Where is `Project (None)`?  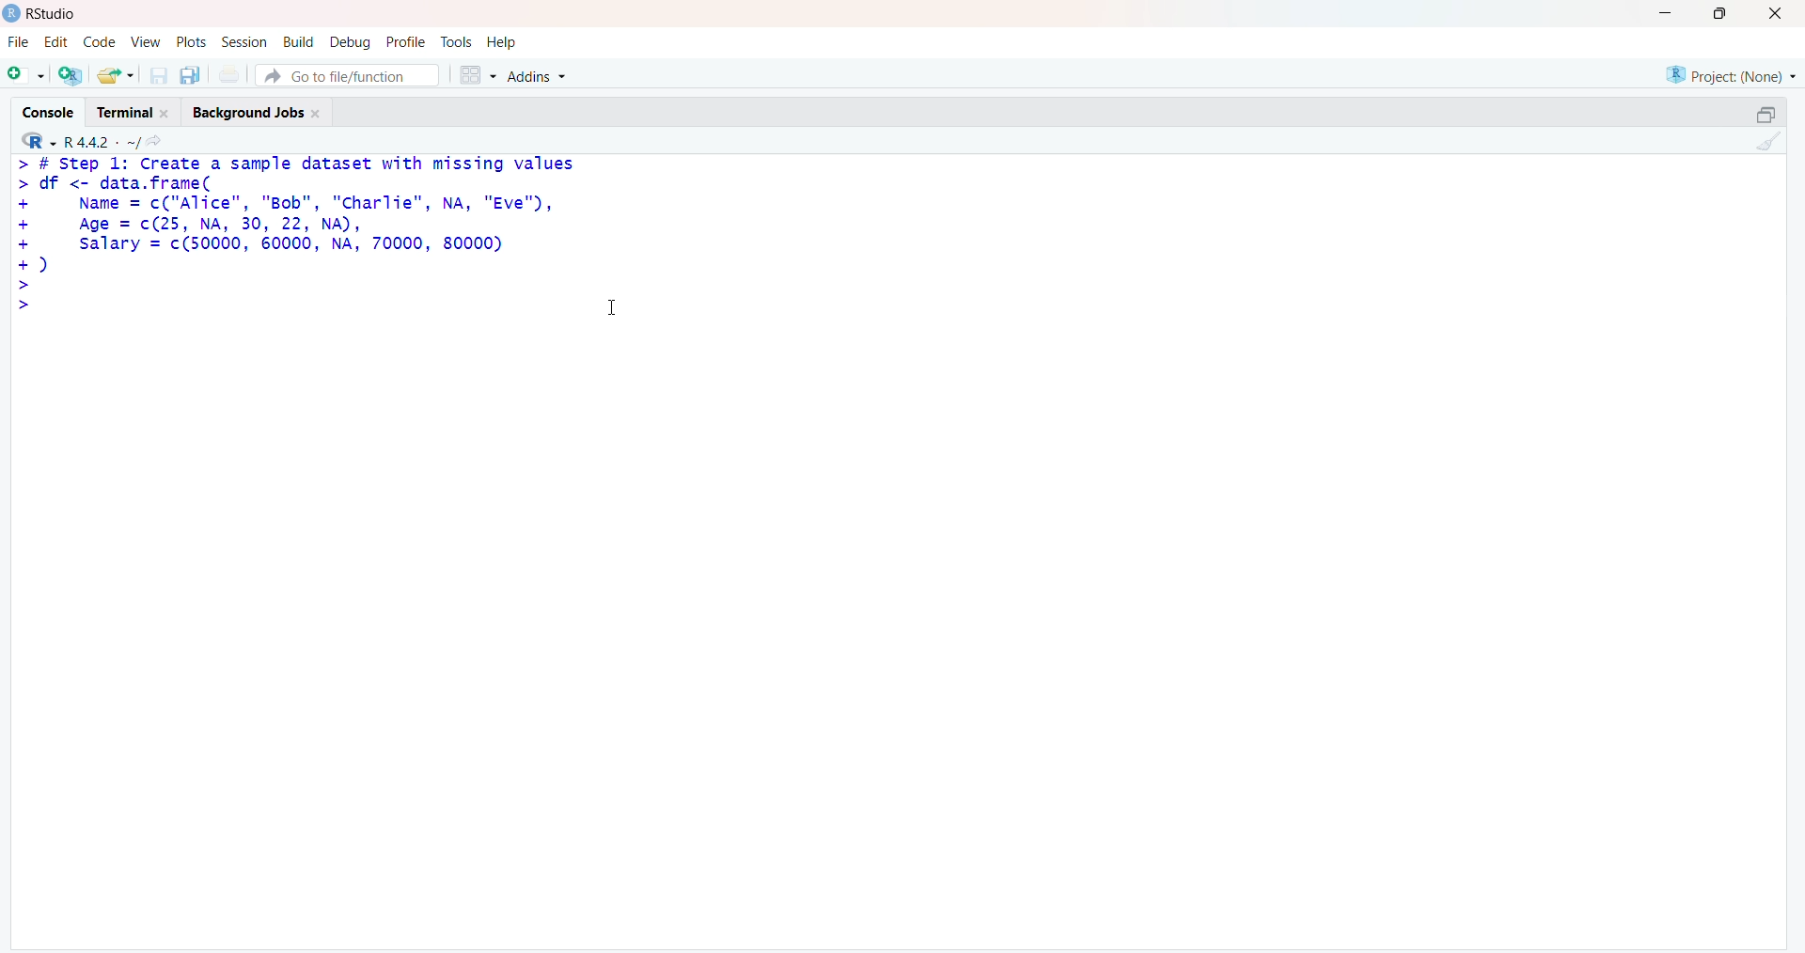
Project (None) is located at coordinates (1730, 74).